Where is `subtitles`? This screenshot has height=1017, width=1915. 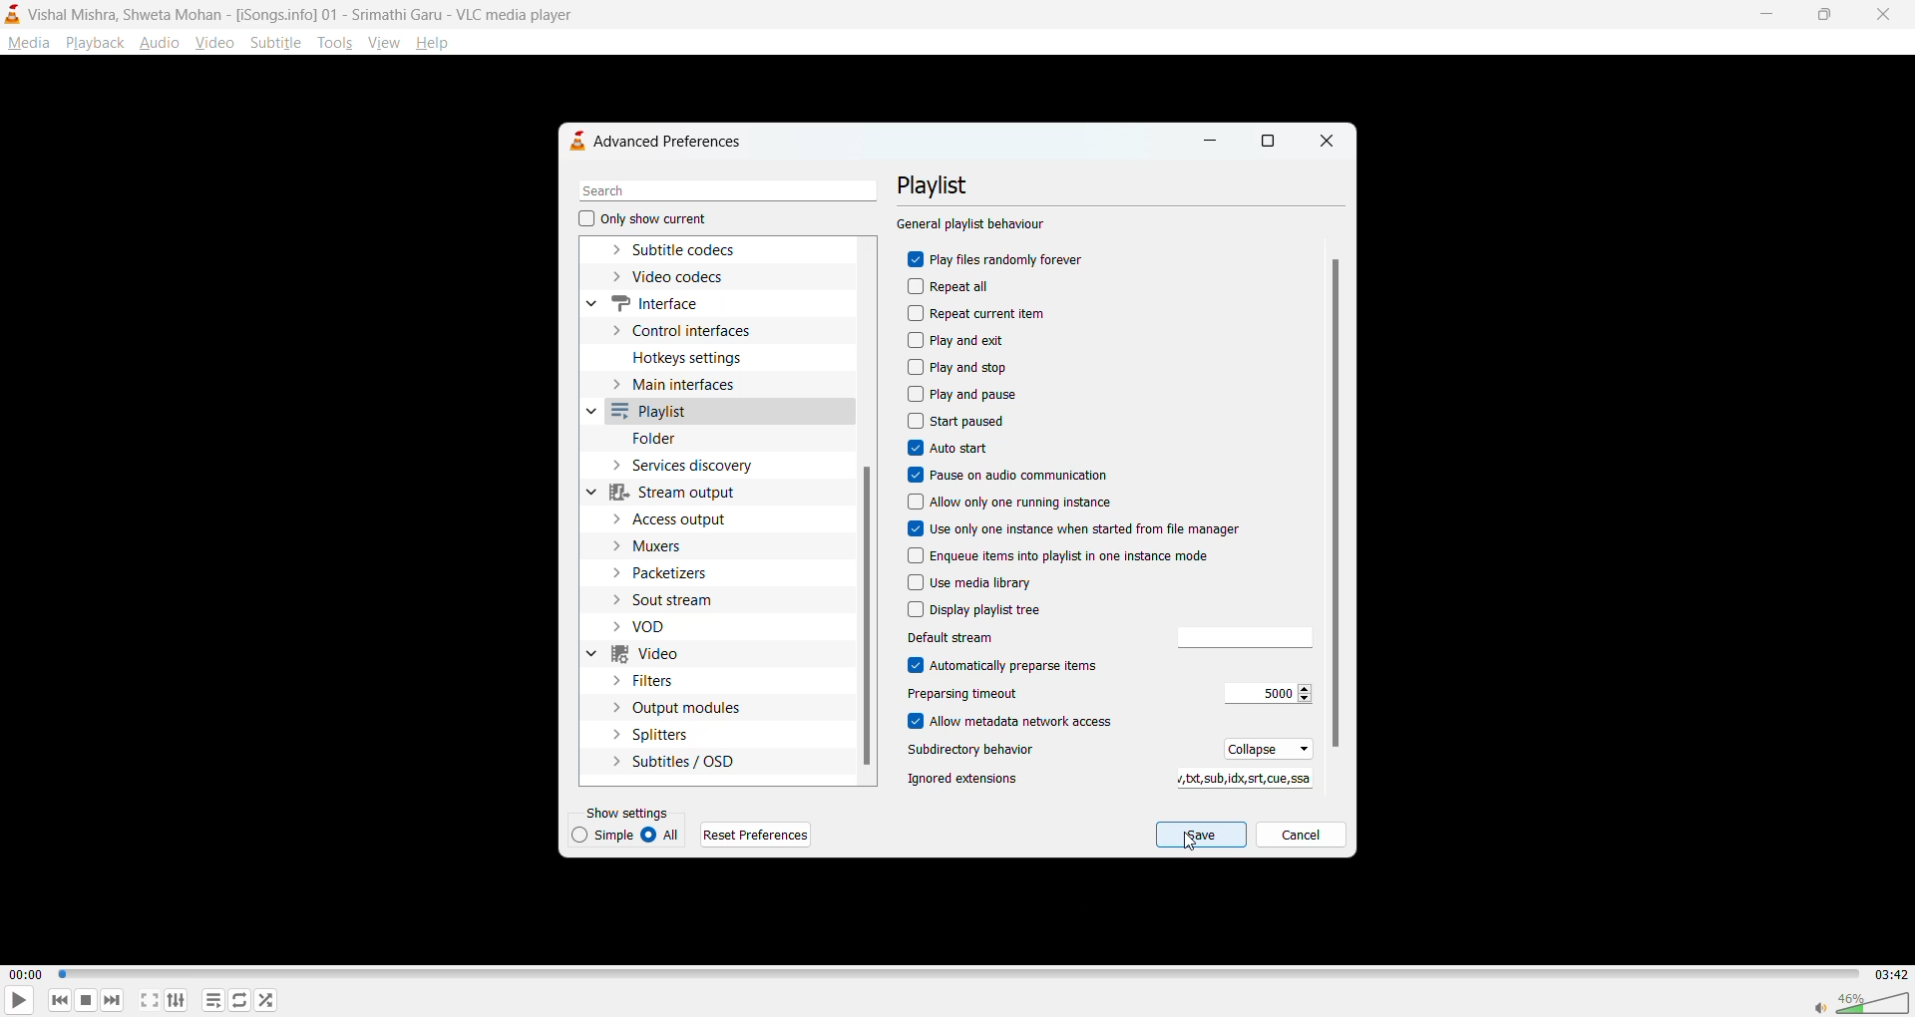
subtitles is located at coordinates (674, 760).